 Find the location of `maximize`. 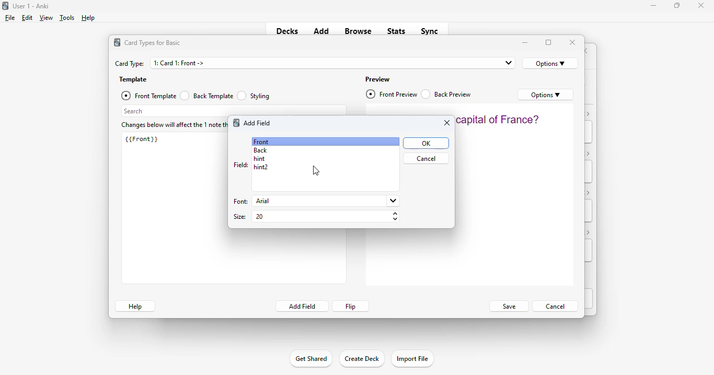

maximize is located at coordinates (677, 5).